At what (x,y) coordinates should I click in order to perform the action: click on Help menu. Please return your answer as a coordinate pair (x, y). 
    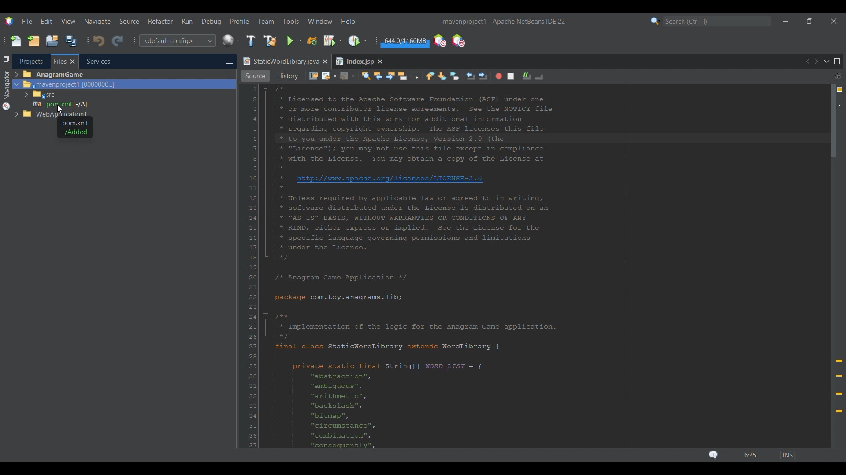
    Looking at the image, I should click on (348, 22).